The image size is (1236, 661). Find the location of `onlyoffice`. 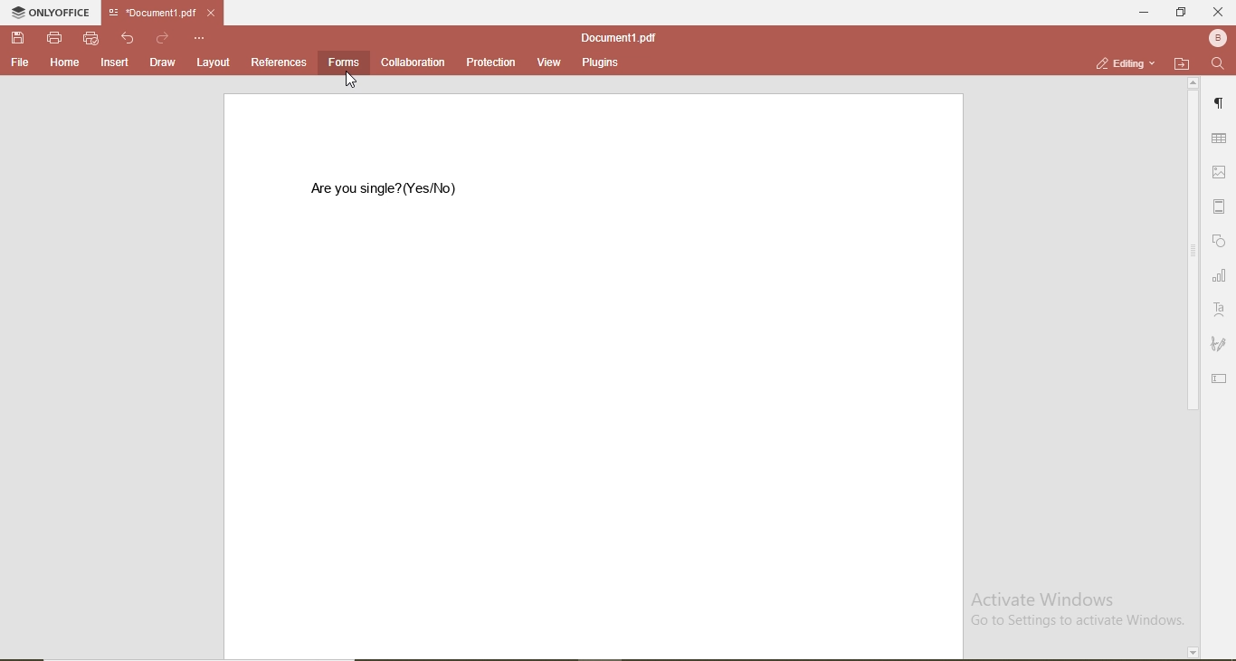

onlyoffice is located at coordinates (50, 12).